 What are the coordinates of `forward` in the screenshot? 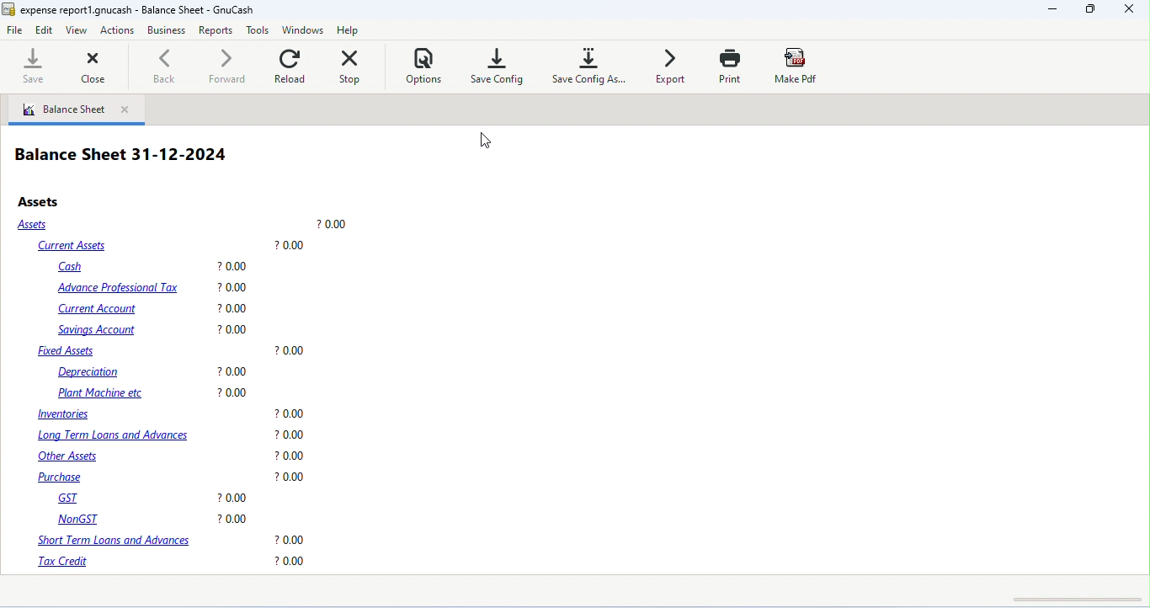 It's located at (229, 66).